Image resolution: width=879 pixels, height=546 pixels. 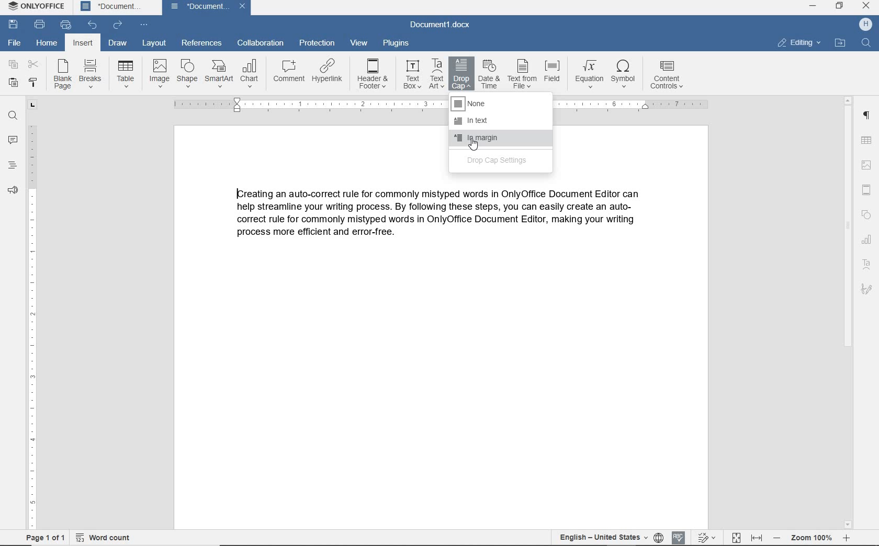 What do you see at coordinates (706, 538) in the screenshot?
I see `track changes` at bounding box center [706, 538].